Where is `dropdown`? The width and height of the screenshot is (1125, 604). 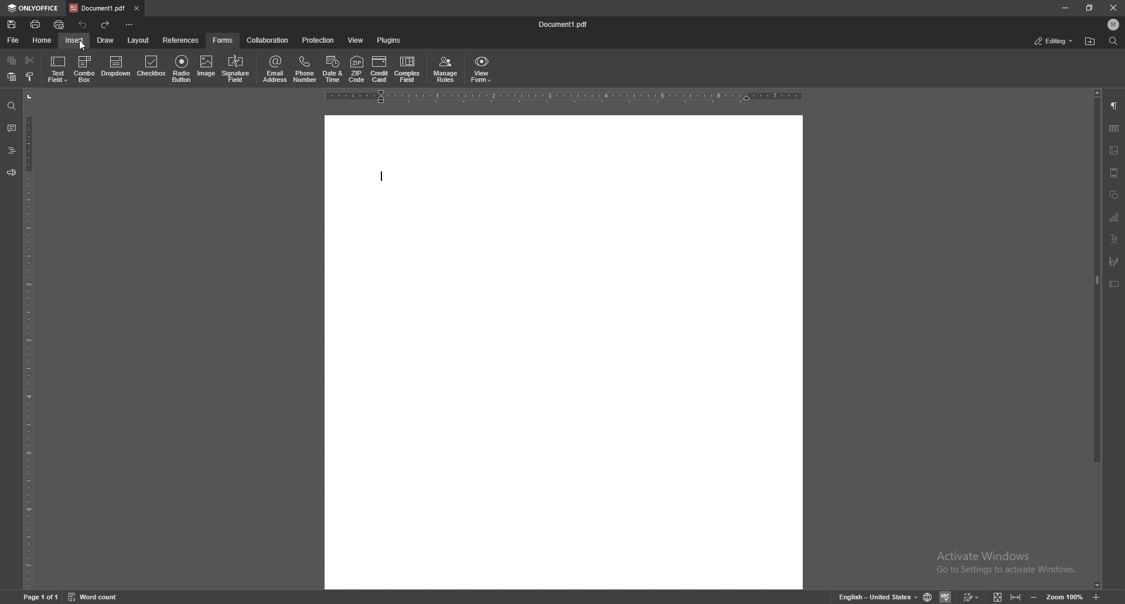
dropdown is located at coordinates (117, 68).